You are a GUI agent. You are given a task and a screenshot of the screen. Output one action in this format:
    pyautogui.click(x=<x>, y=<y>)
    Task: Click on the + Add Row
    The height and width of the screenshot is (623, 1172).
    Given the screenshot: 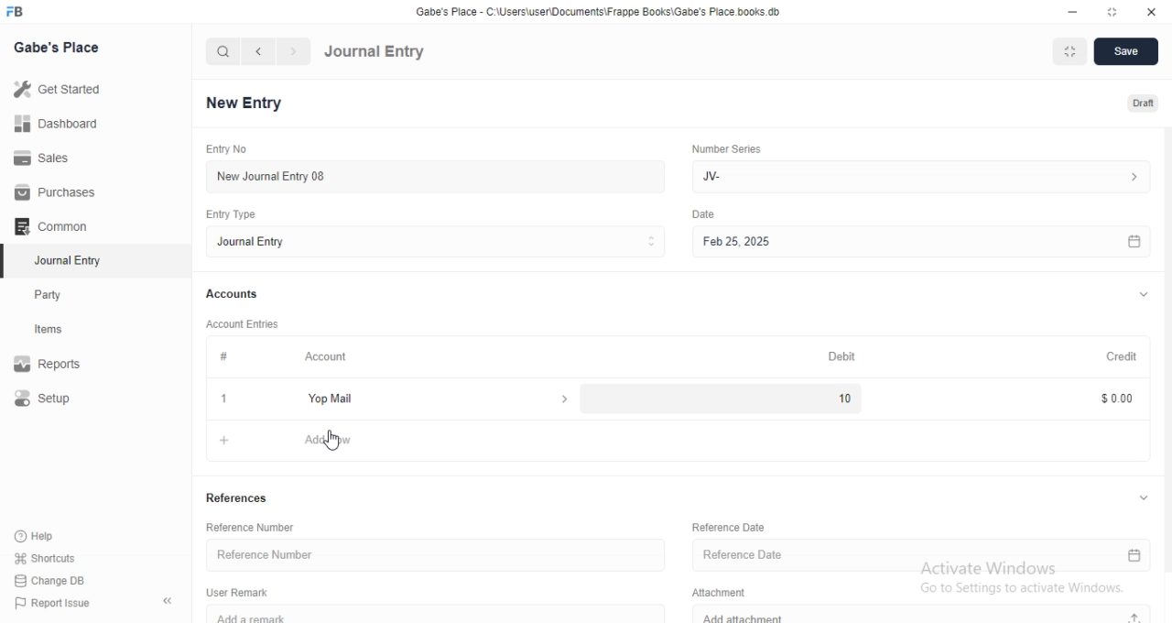 What is the action you would take?
    pyautogui.click(x=682, y=439)
    